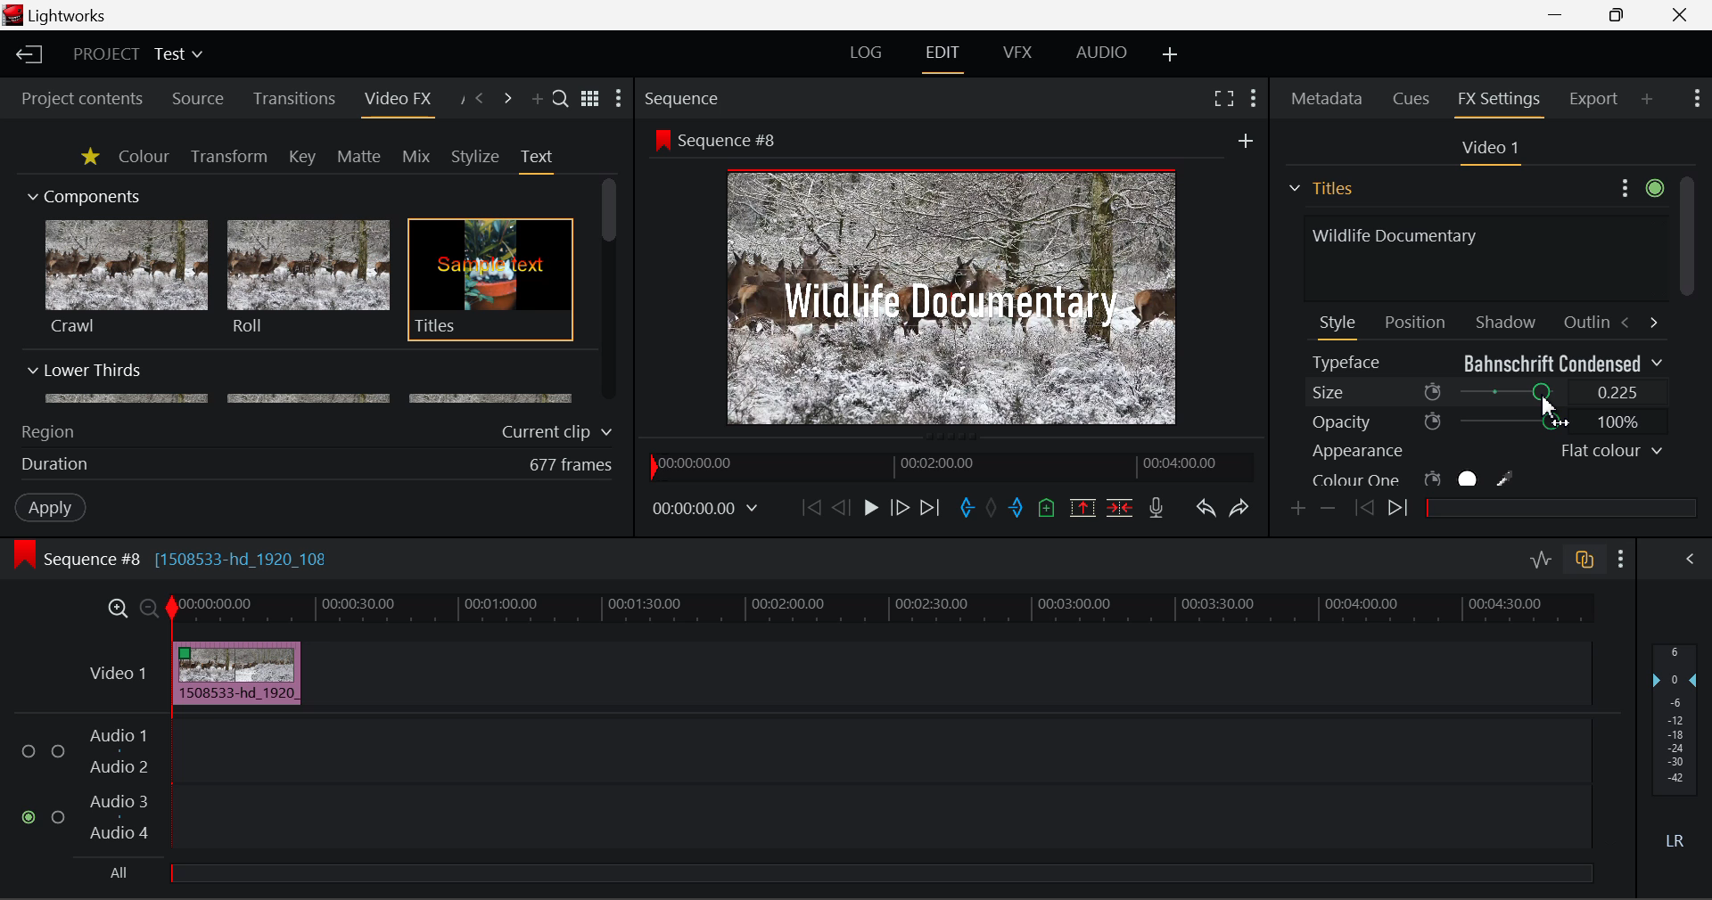 The width and height of the screenshot is (1712, 900). Describe the element at coordinates (1339, 326) in the screenshot. I see `Style Tab Open` at that location.